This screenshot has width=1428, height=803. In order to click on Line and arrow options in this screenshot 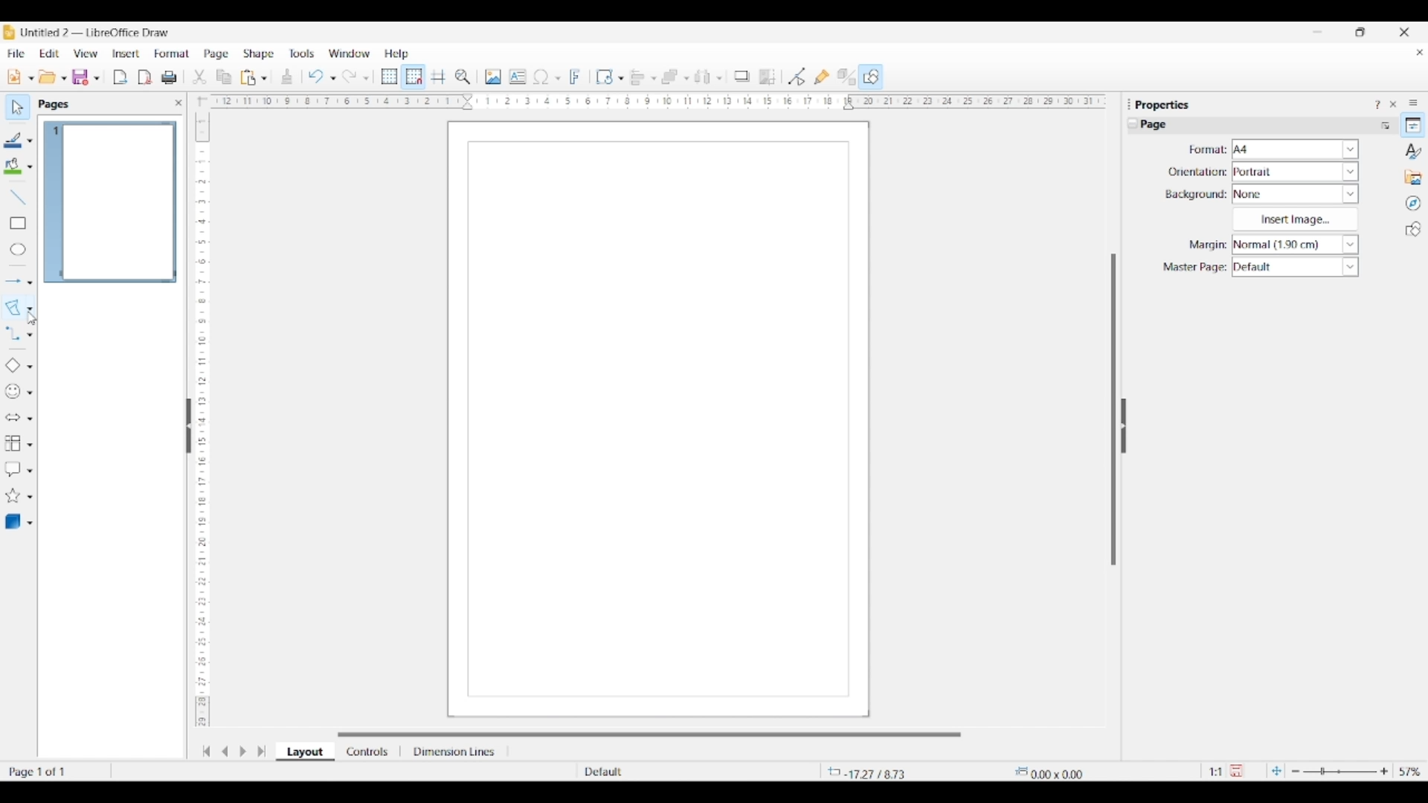, I will do `click(30, 283)`.